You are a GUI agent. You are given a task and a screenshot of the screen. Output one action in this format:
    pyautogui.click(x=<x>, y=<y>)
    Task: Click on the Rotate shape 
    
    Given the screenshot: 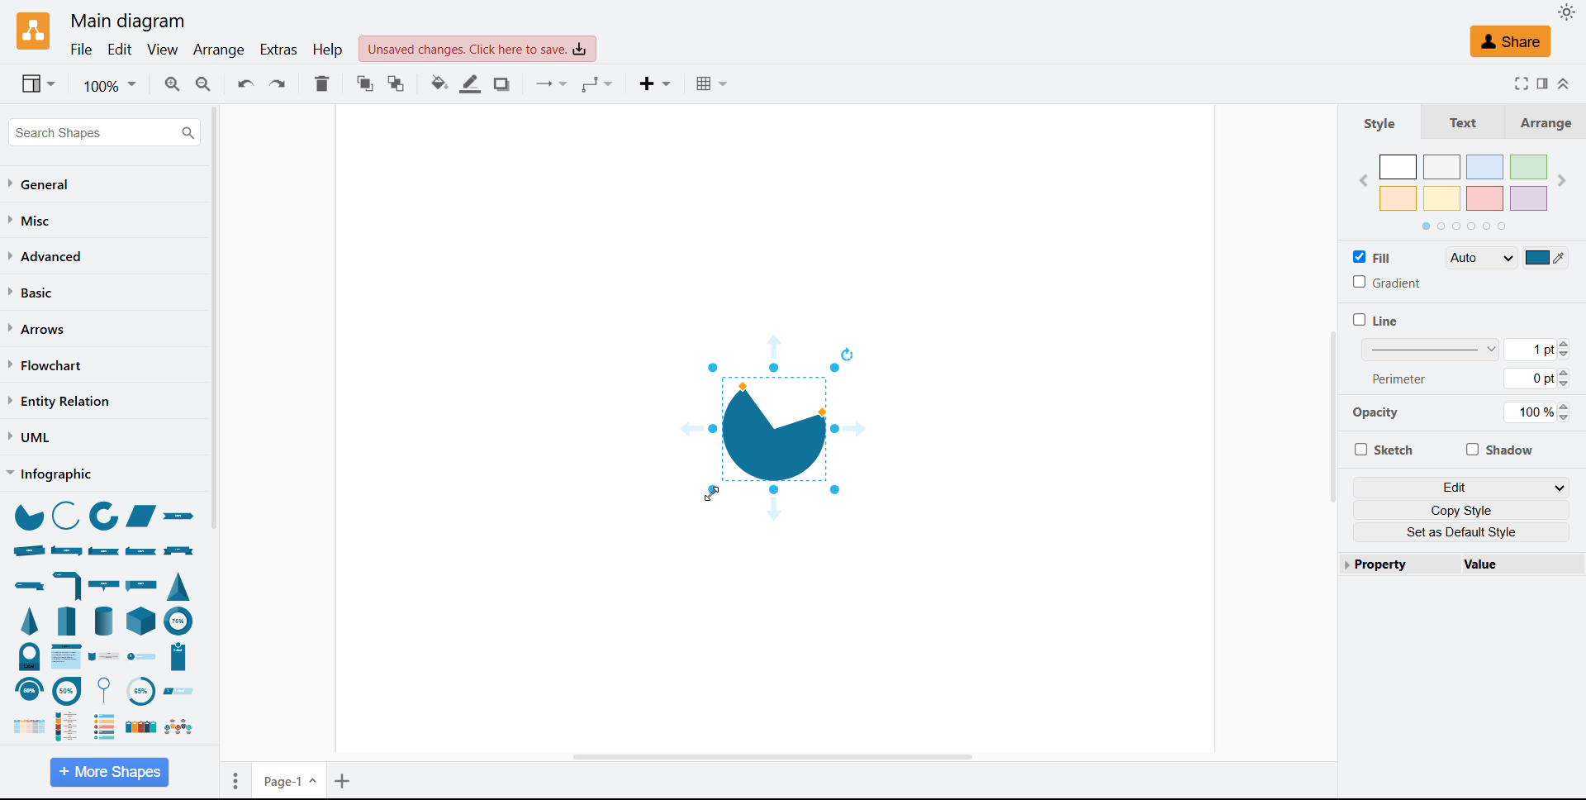 What is the action you would take?
    pyautogui.click(x=848, y=353)
    